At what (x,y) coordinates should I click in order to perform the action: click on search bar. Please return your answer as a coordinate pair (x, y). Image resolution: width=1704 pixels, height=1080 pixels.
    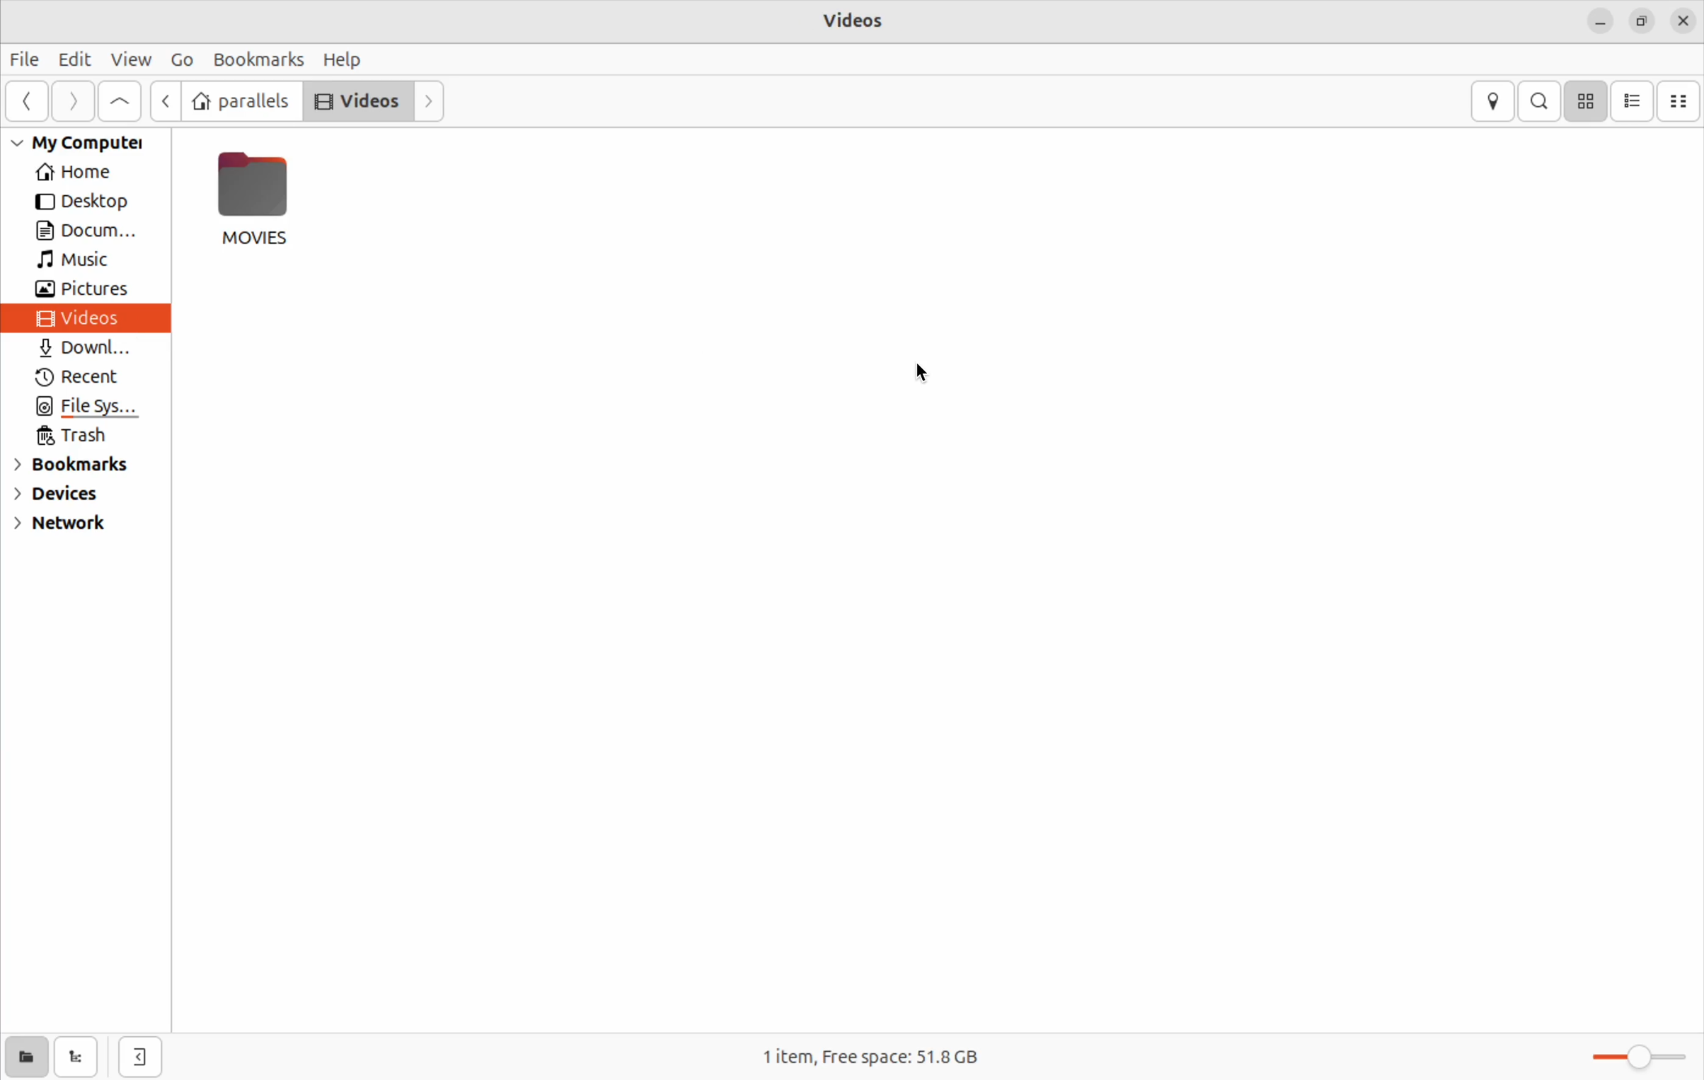
    Looking at the image, I should click on (1539, 99).